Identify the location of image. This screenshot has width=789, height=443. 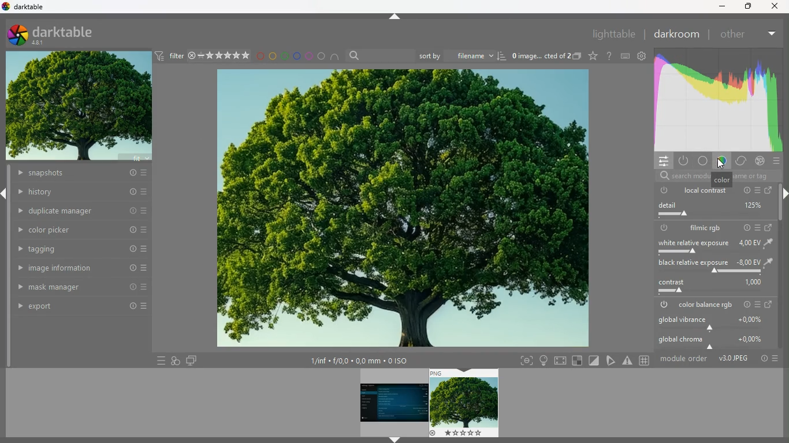
(465, 403).